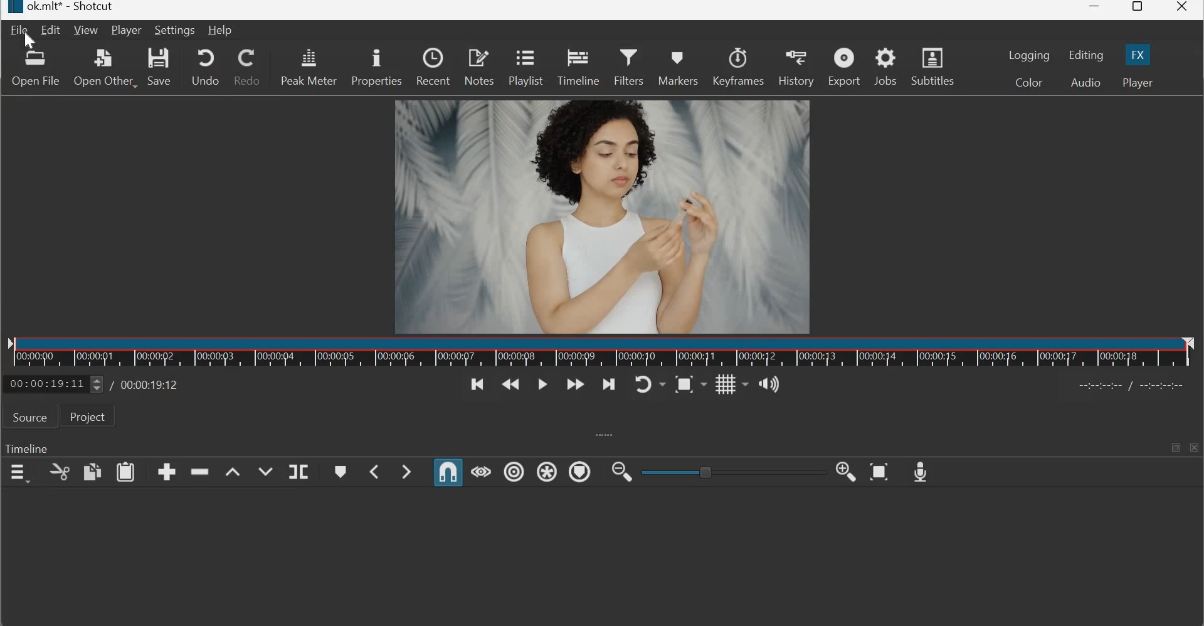  What do you see at coordinates (1174, 446) in the screenshot?
I see `maximize` at bounding box center [1174, 446].